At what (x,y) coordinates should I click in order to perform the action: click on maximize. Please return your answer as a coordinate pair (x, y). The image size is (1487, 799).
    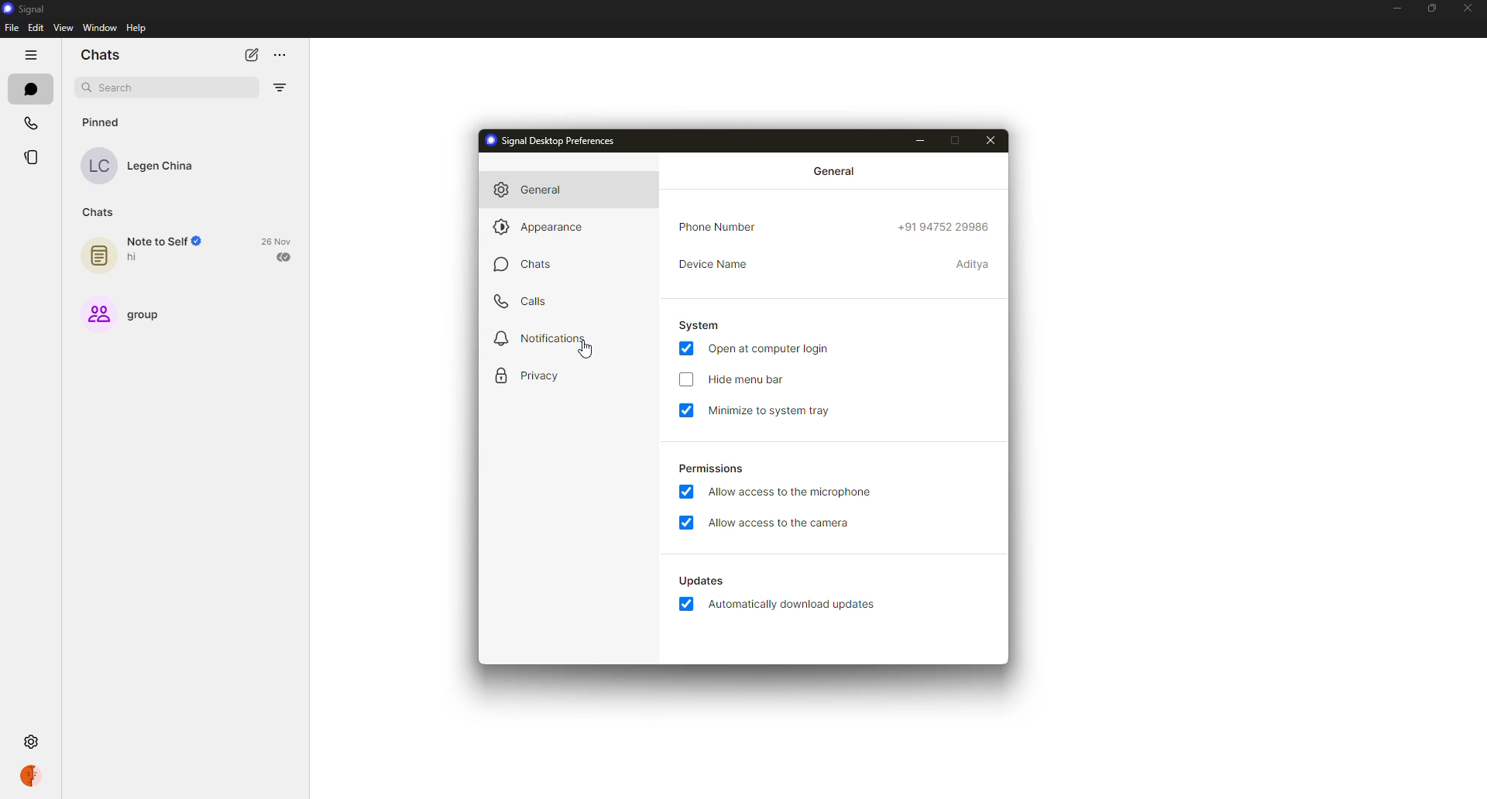
    Looking at the image, I should click on (964, 140).